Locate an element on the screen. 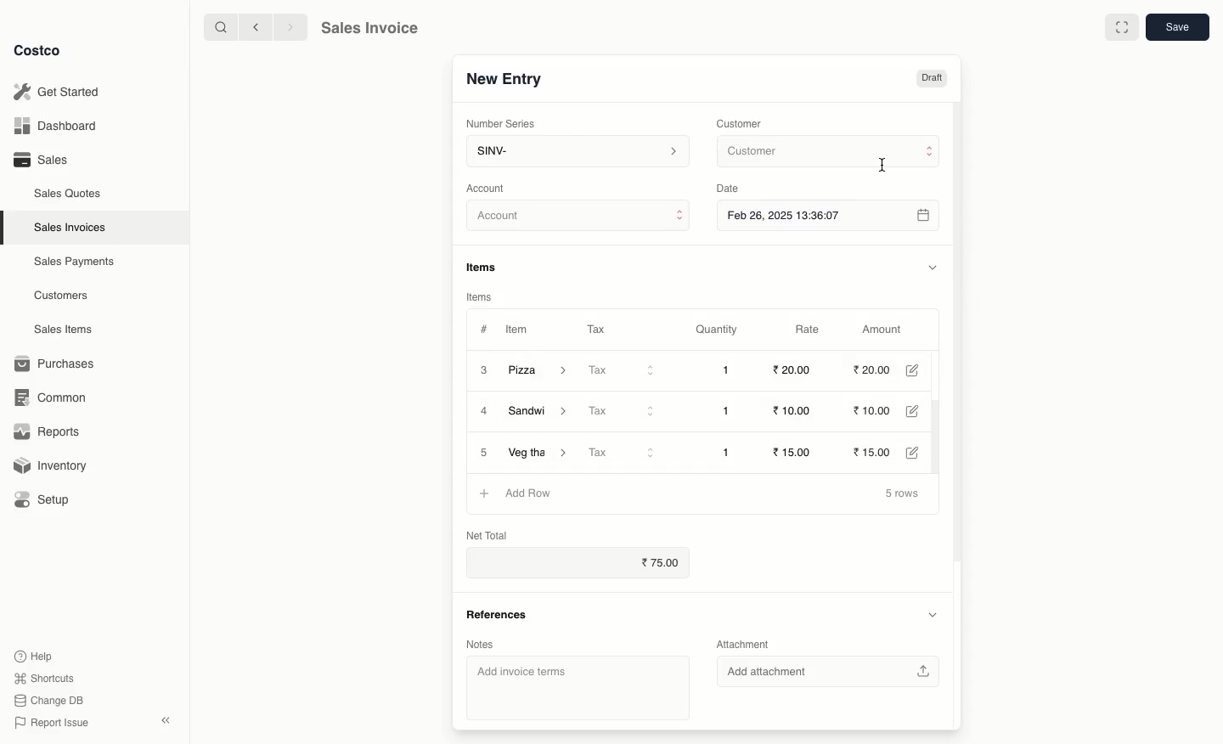 This screenshot has height=744, width=1223. Shortcuts is located at coordinates (43, 679).